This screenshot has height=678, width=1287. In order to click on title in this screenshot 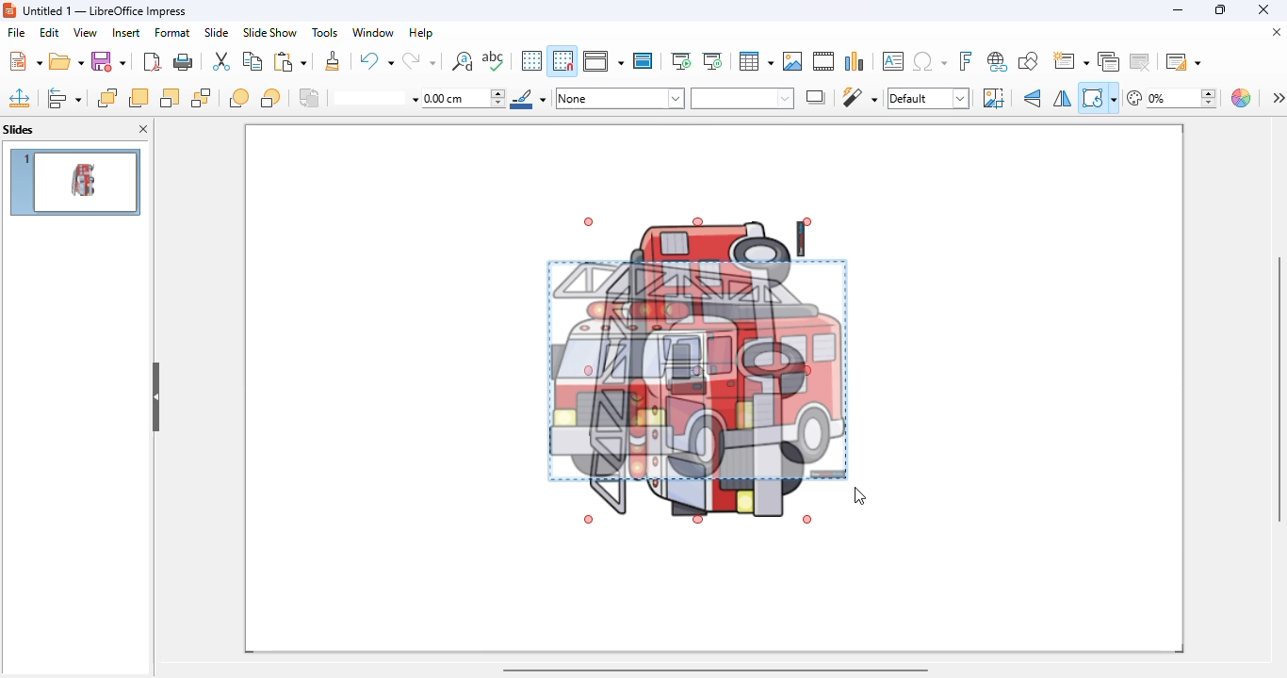, I will do `click(105, 11)`.